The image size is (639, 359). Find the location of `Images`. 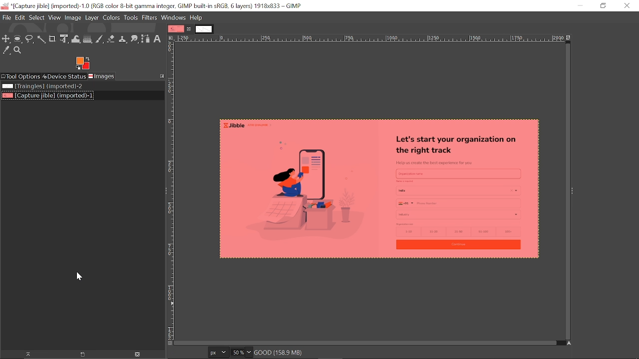

Images is located at coordinates (104, 77).